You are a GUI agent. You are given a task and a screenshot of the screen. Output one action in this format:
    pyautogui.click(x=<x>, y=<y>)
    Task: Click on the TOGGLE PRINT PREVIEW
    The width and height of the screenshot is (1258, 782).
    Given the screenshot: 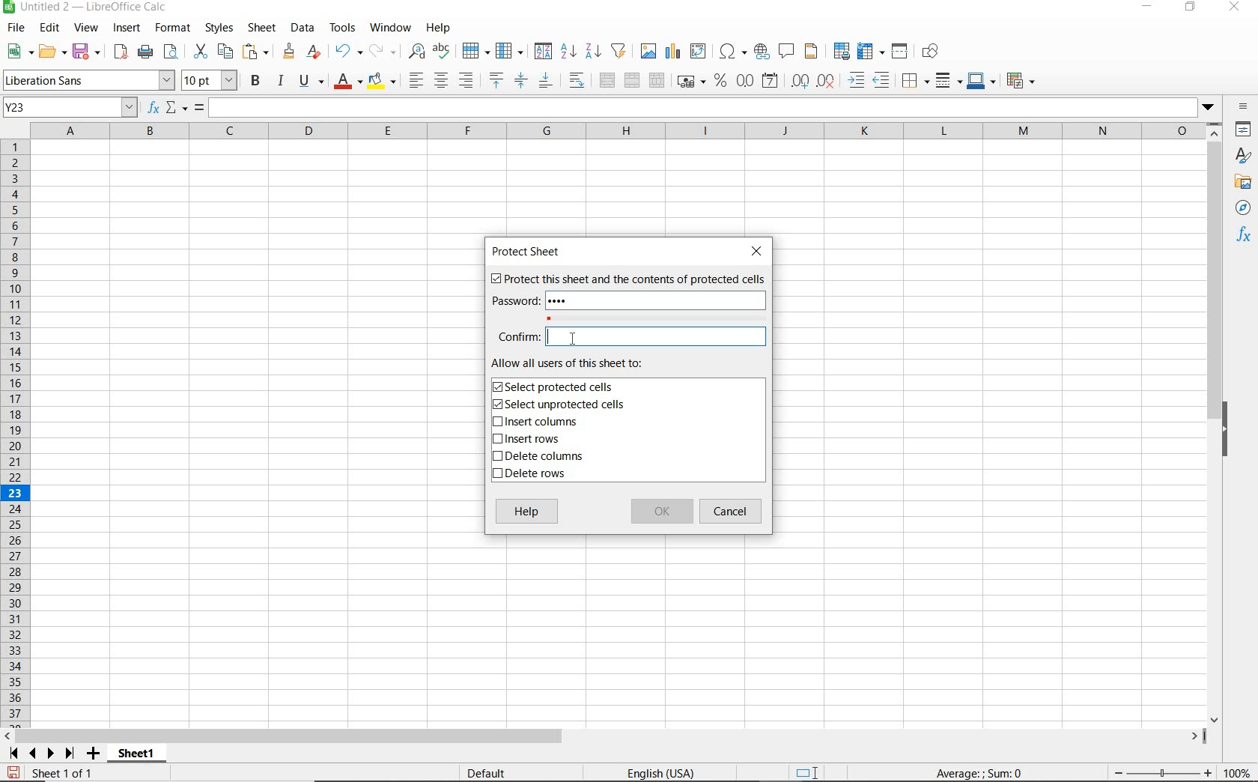 What is the action you would take?
    pyautogui.click(x=173, y=52)
    